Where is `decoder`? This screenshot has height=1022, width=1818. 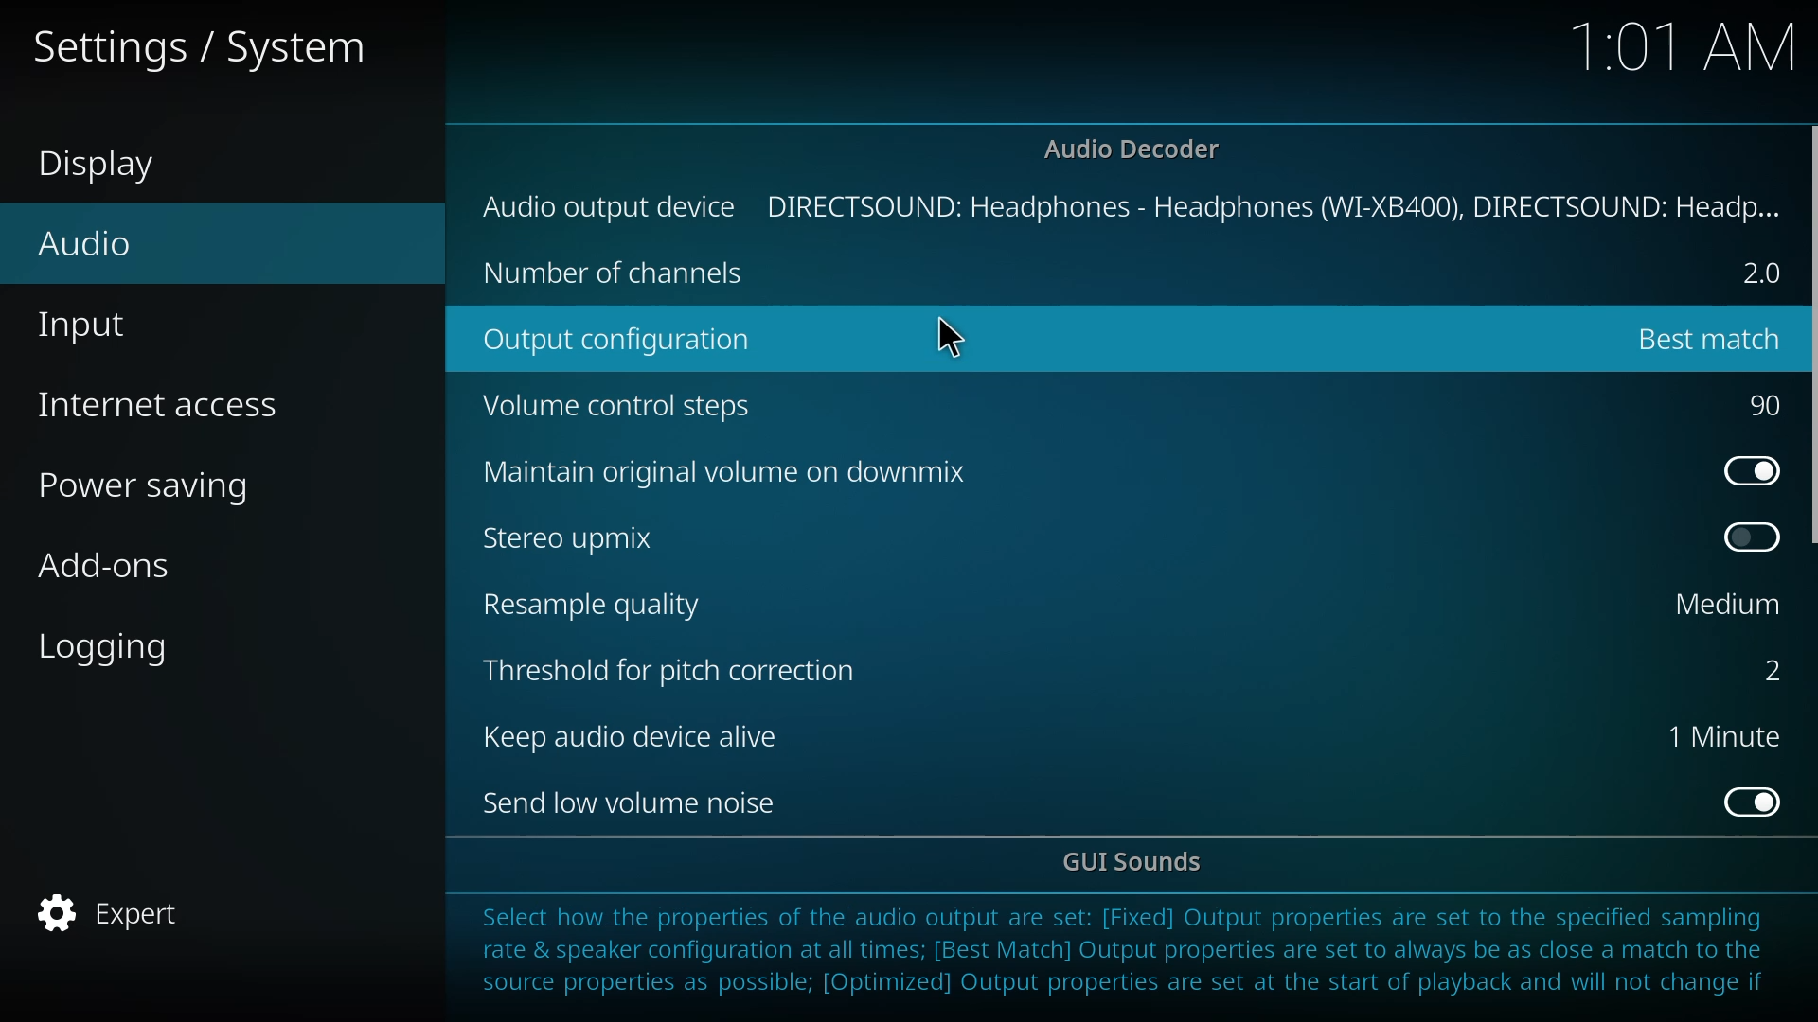
decoder is located at coordinates (1127, 146).